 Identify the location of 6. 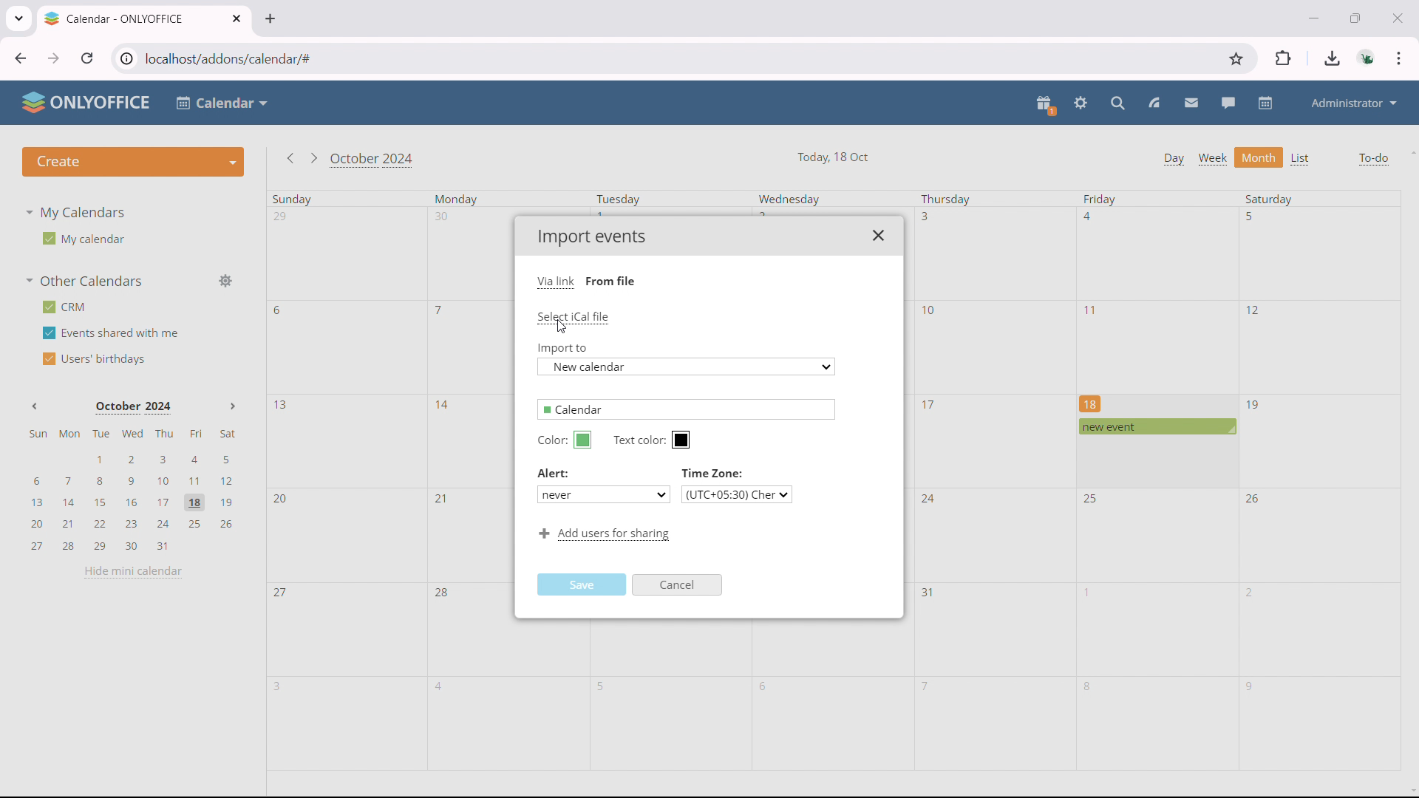
(279, 310).